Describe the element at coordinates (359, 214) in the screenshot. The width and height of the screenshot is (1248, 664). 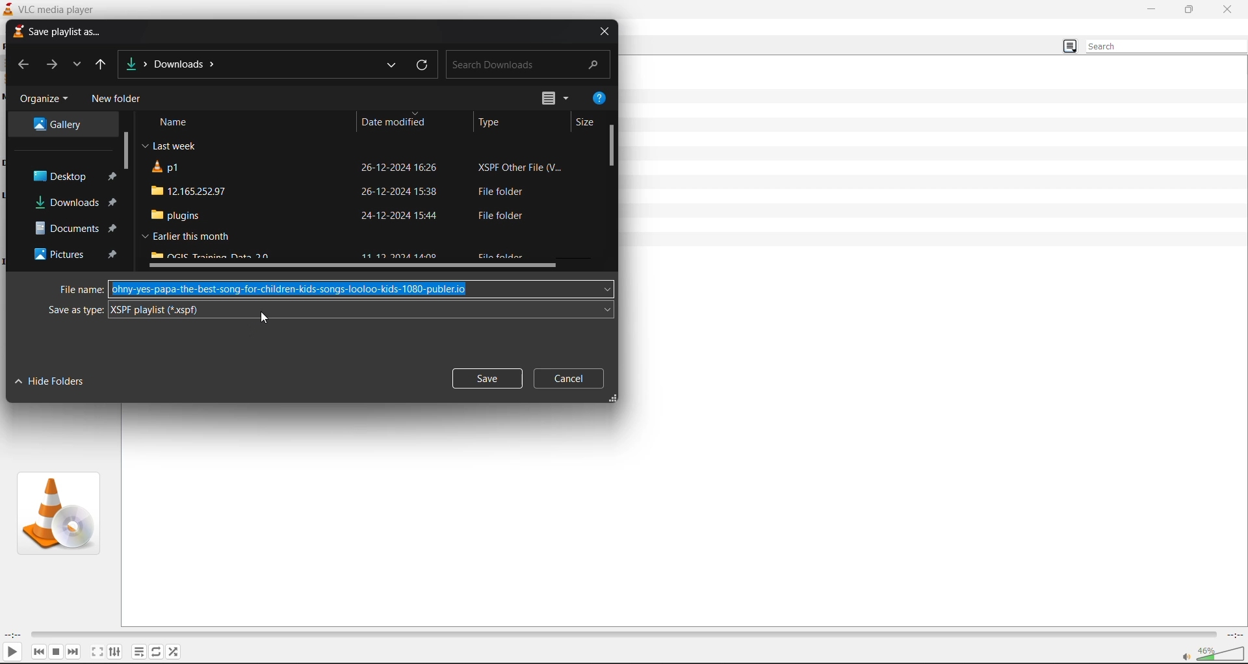
I see `file name , date modified and type` at that location.